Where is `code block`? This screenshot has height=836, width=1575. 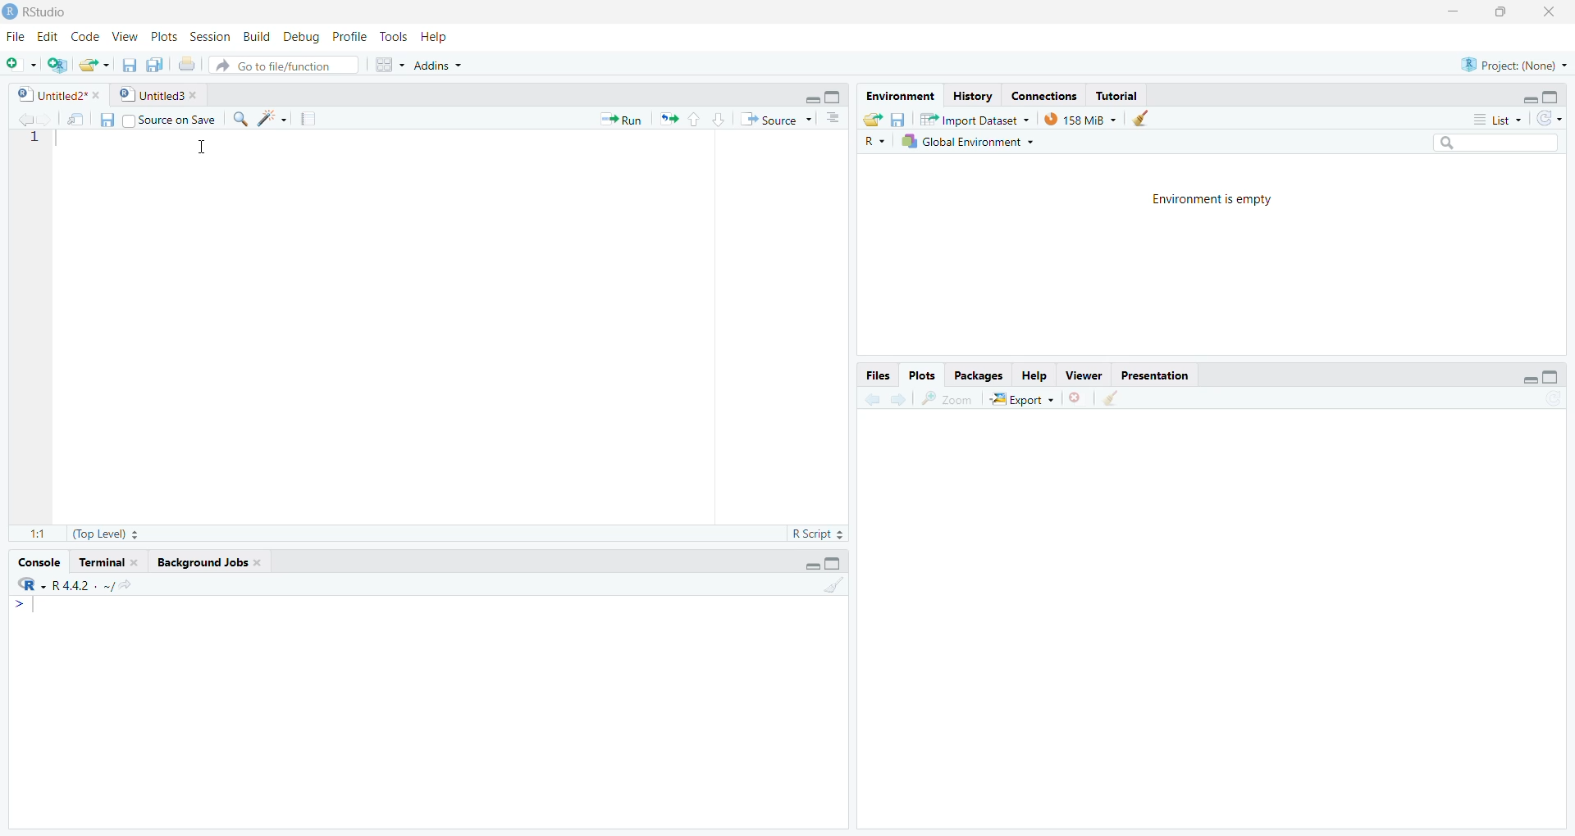
code block is located at coordinates (264, 118).